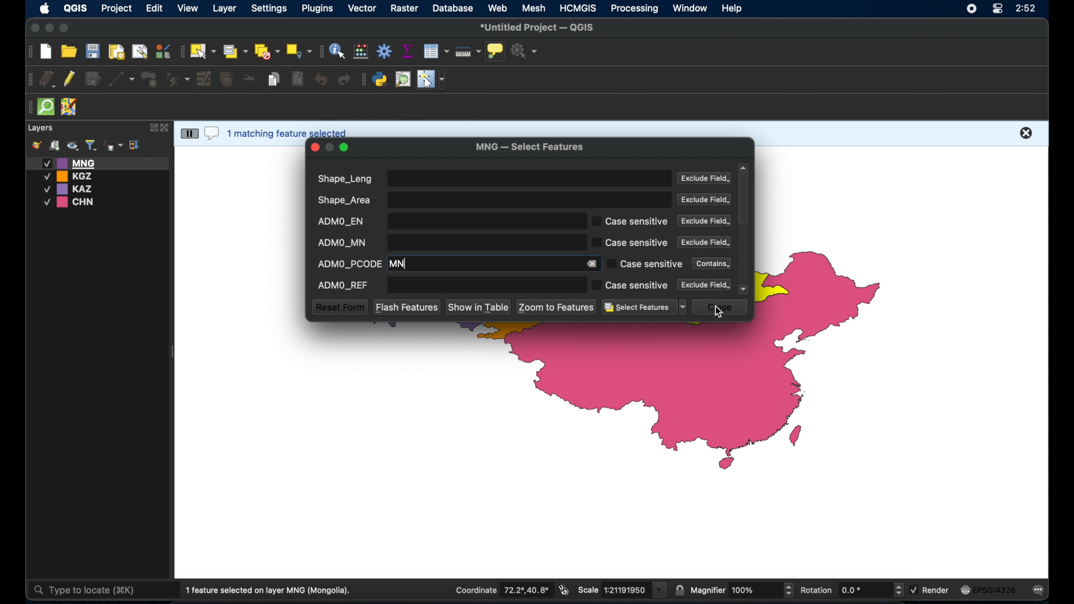  Describe the element at coordinates (742, 590) in the screenshot. I see `magnifier 100%` at that location.